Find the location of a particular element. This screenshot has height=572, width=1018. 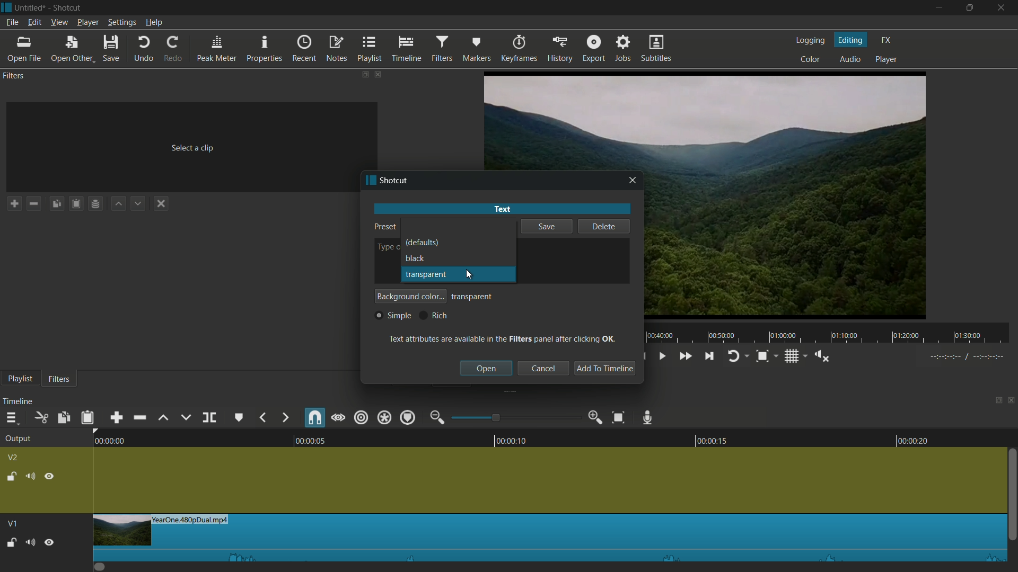

undo is located at coordinates (144, 49).